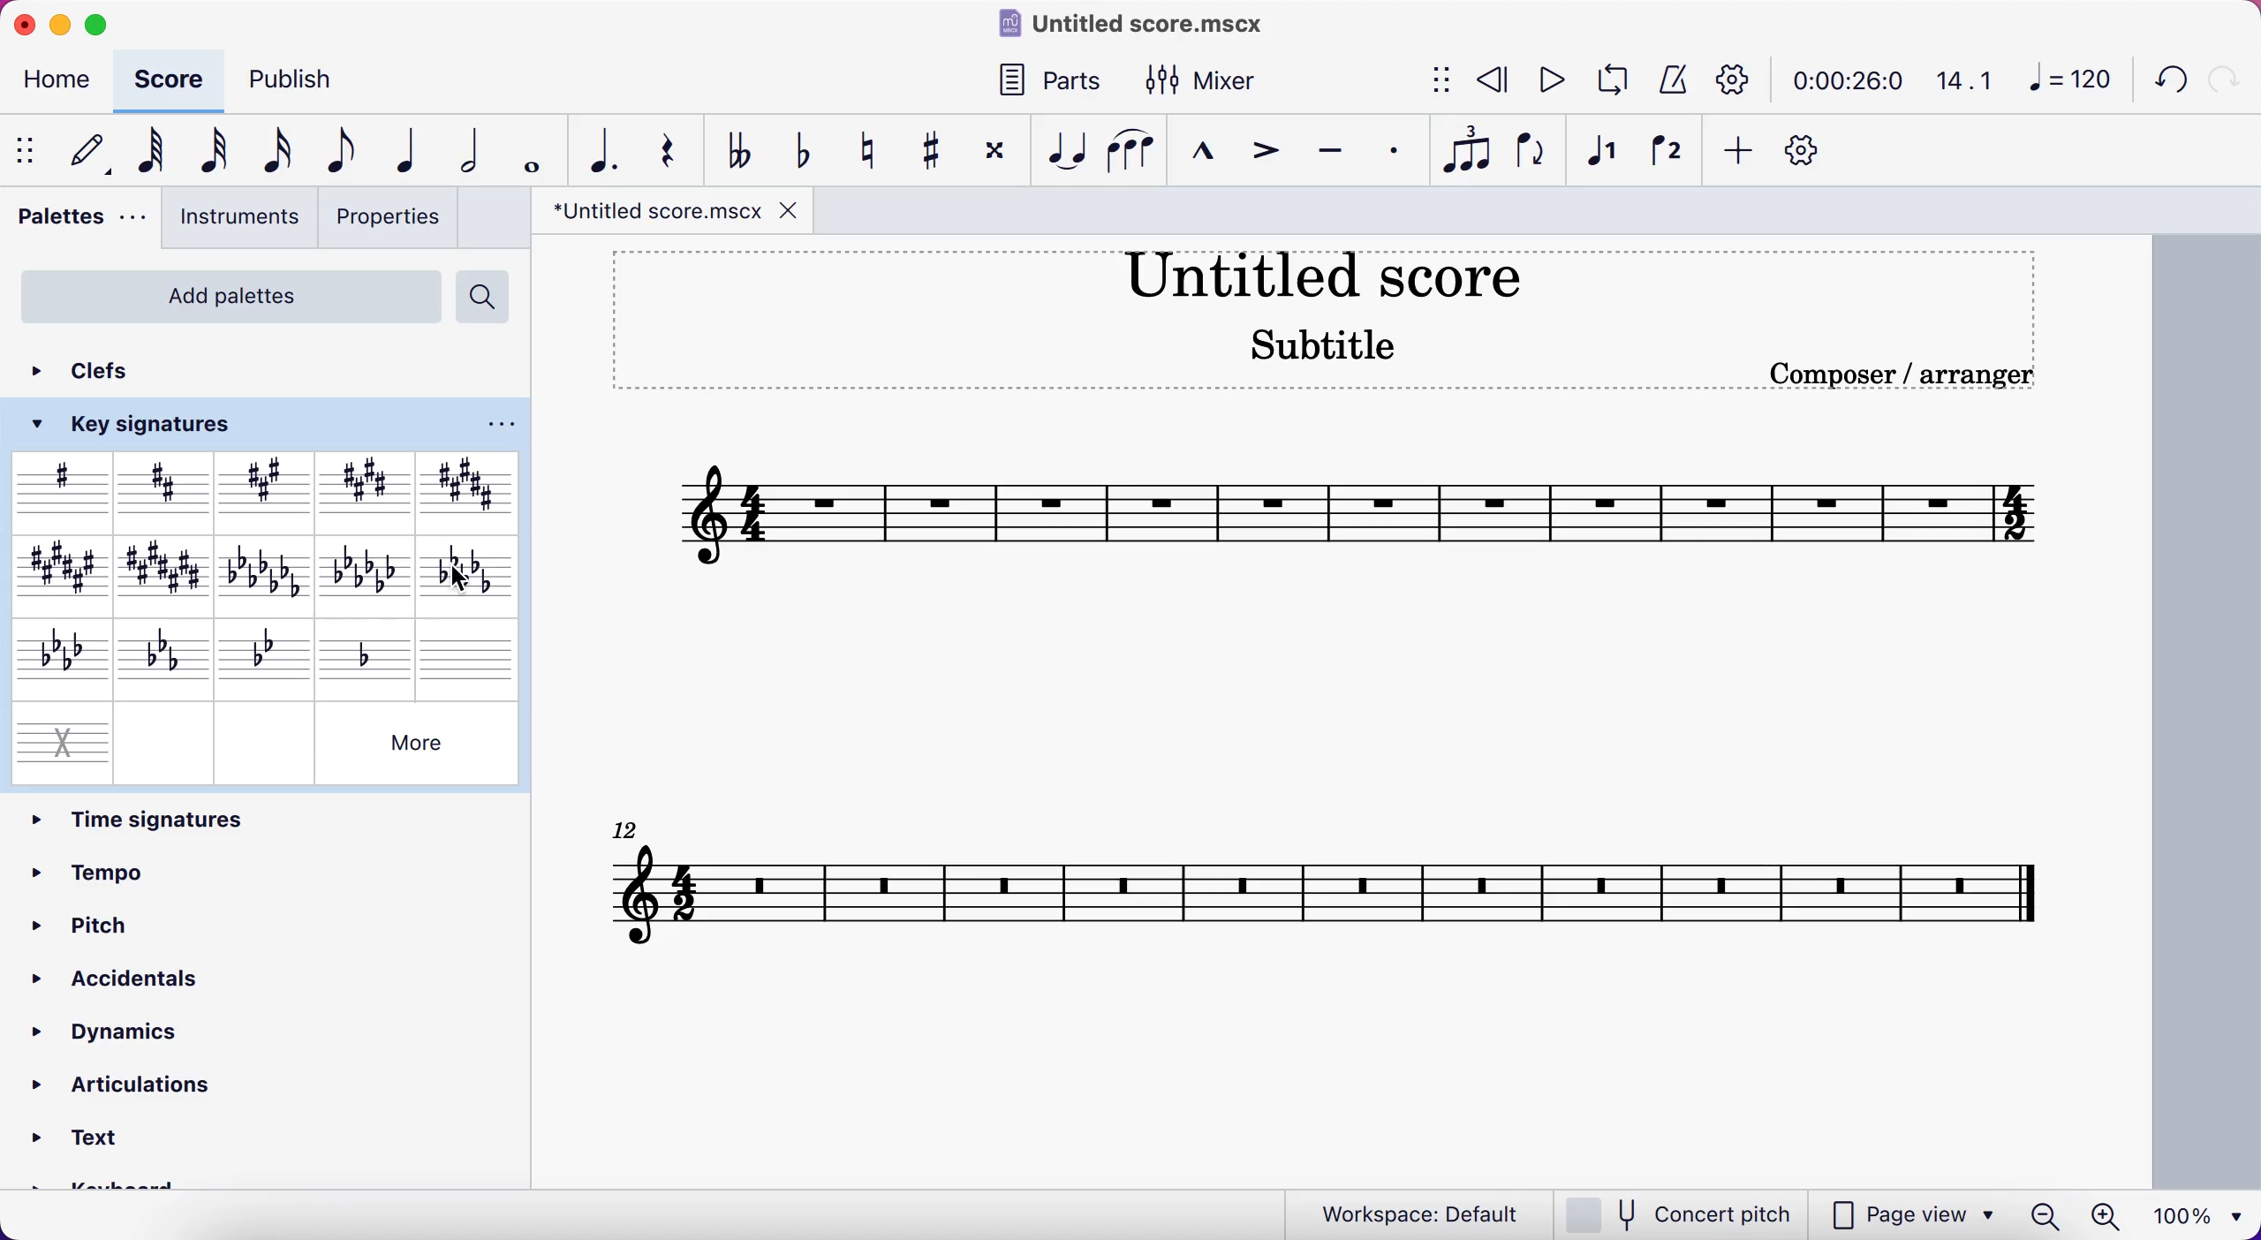 Image resolution: width=2261 pixels, height=1240 pixels. Describe the element at coordinates (299, 79) in the screenshot. I see `publish` at that location.